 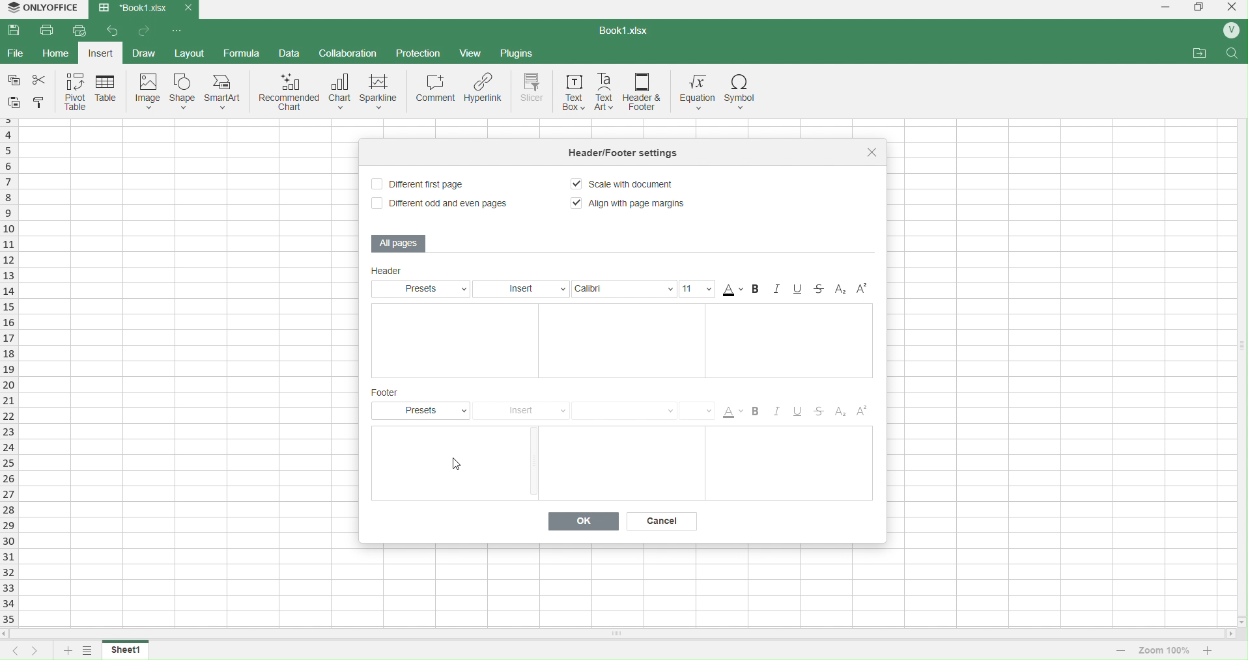 I want to click on Different First Page, so click(x=425, y=184).